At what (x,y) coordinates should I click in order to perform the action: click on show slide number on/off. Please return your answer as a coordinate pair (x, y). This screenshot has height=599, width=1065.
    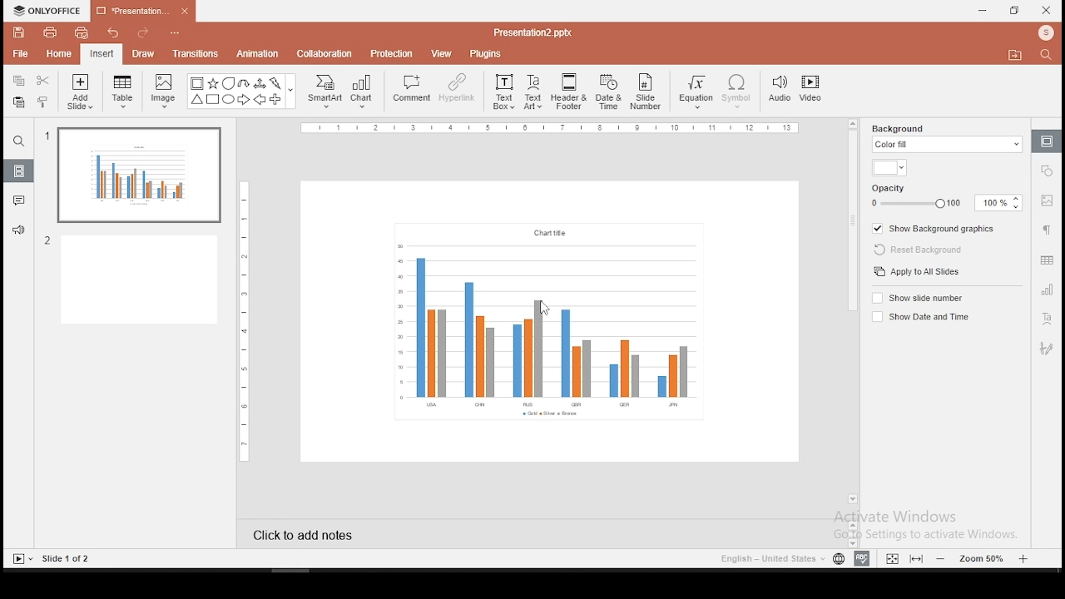
    Looking at the image, I should click on (917, 297).